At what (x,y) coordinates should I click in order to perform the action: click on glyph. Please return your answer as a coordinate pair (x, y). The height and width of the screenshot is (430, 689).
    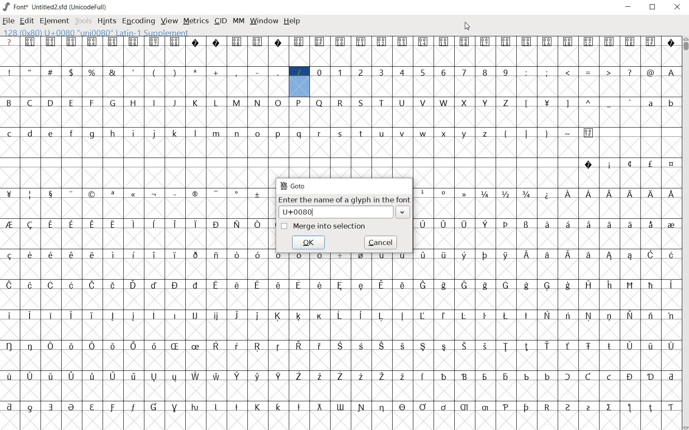
    Looking at the image, I should click on (10, 316).